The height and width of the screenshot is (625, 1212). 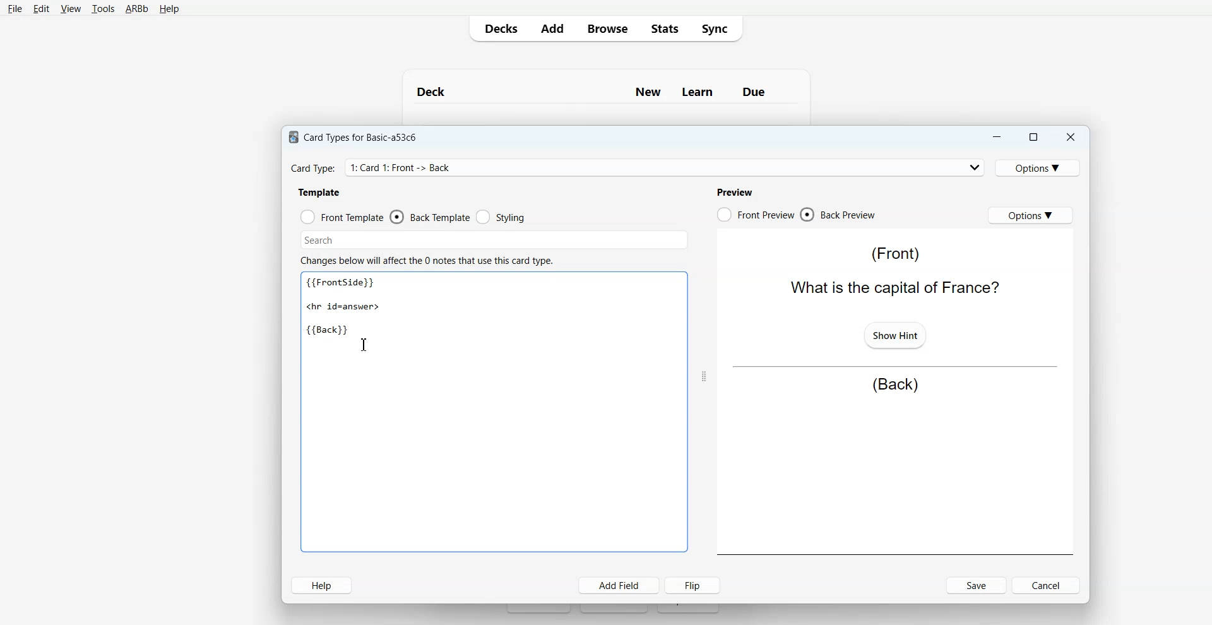 What do you see at coordinates (364, 344) in the screenshot?
I see `Text Cursor` at bounding box center [364, 344].